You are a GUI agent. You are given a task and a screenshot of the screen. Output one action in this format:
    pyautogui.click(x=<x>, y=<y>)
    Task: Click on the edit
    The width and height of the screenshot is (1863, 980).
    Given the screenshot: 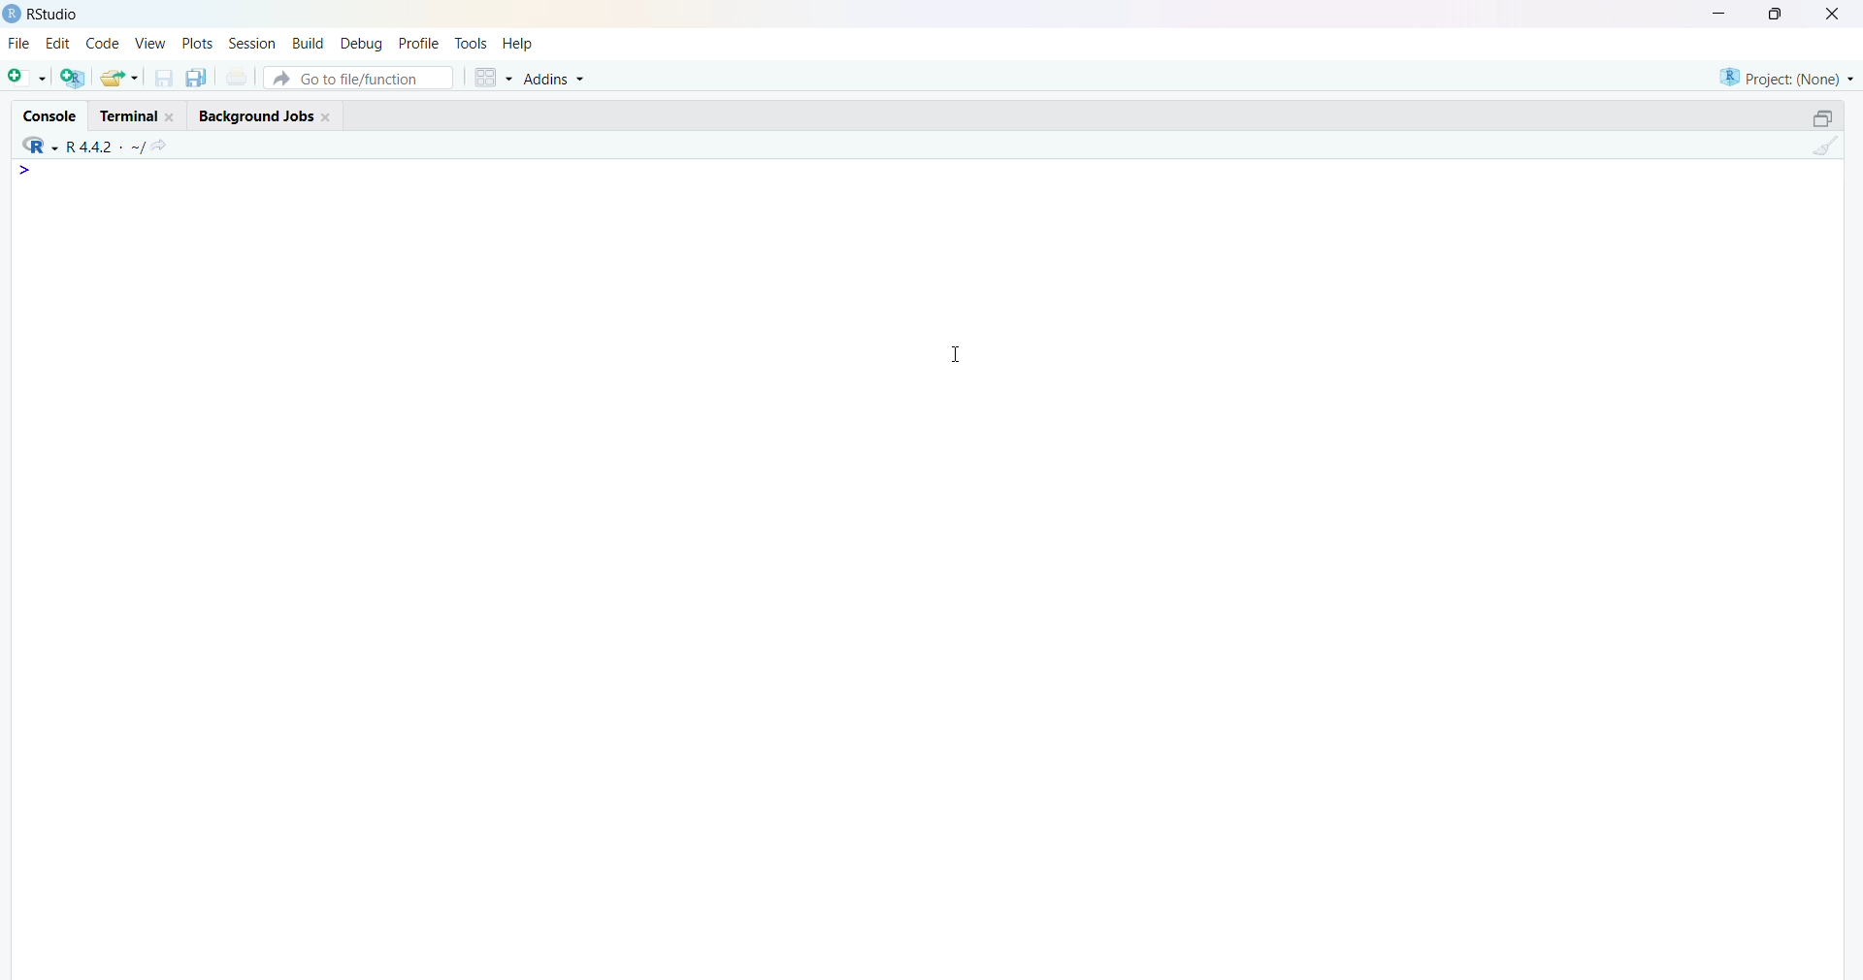 What is the action you would take?
    pyautogui.click(x=58, y=43)
    